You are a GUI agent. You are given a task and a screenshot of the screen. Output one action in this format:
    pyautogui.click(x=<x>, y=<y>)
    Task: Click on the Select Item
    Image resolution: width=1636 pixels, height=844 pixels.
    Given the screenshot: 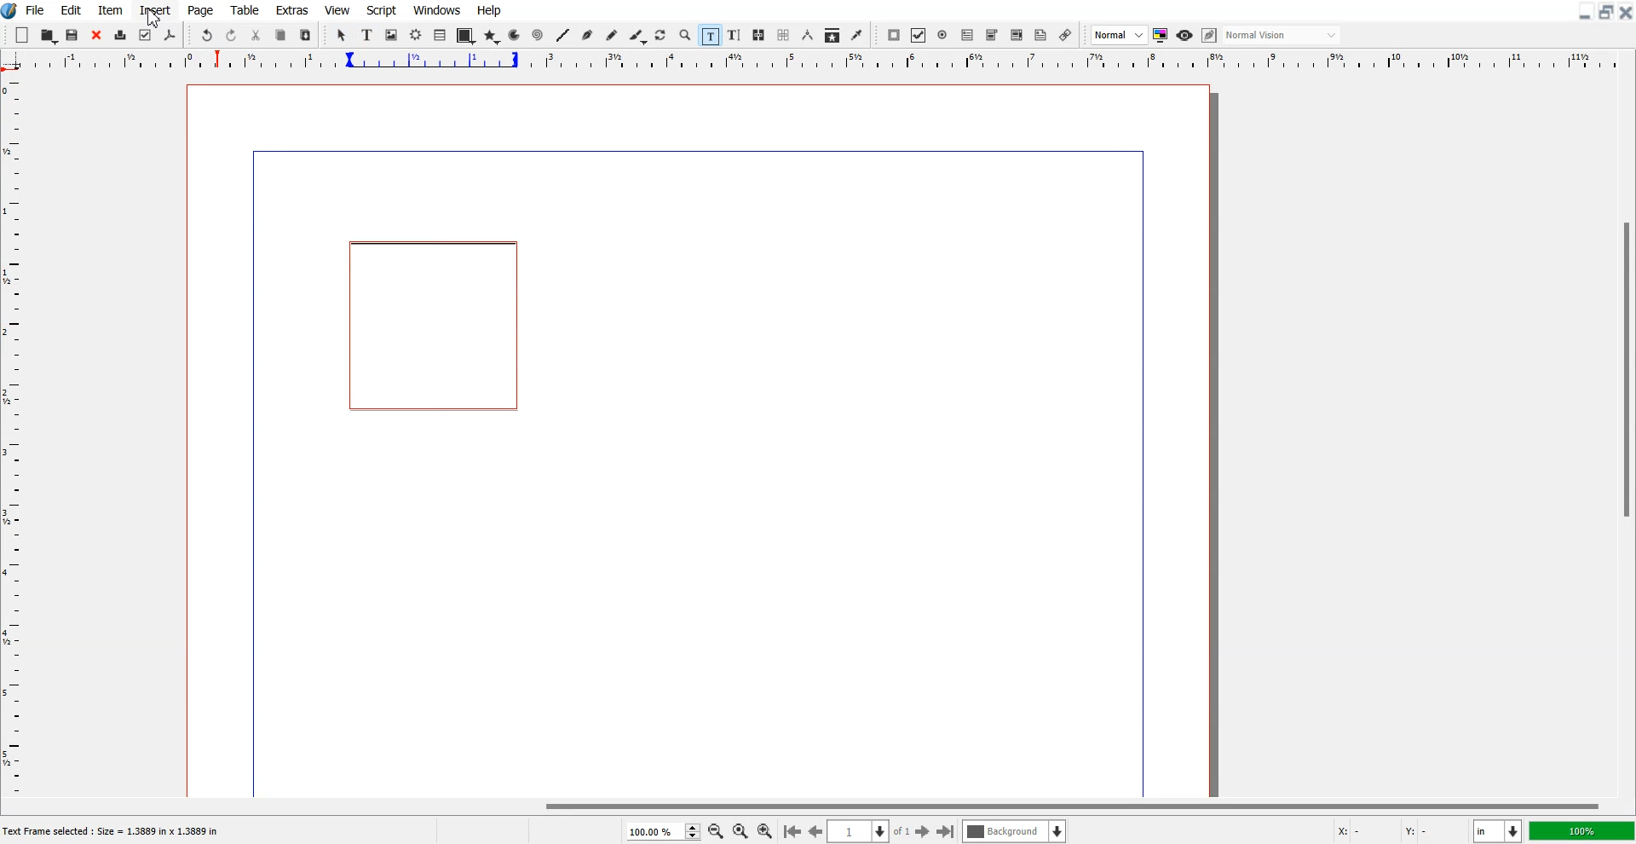 What is the action you would take?
    pyautogui.click(x=343, y=35)
    